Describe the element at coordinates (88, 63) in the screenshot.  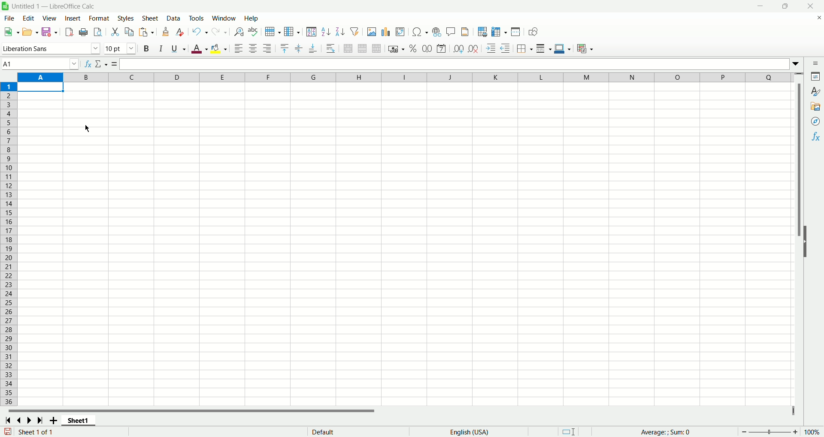
I see `function wizard` at that location.